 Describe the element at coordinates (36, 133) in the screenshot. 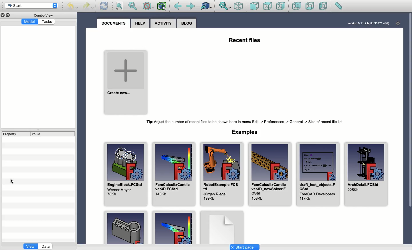

I see `Value` at that location.